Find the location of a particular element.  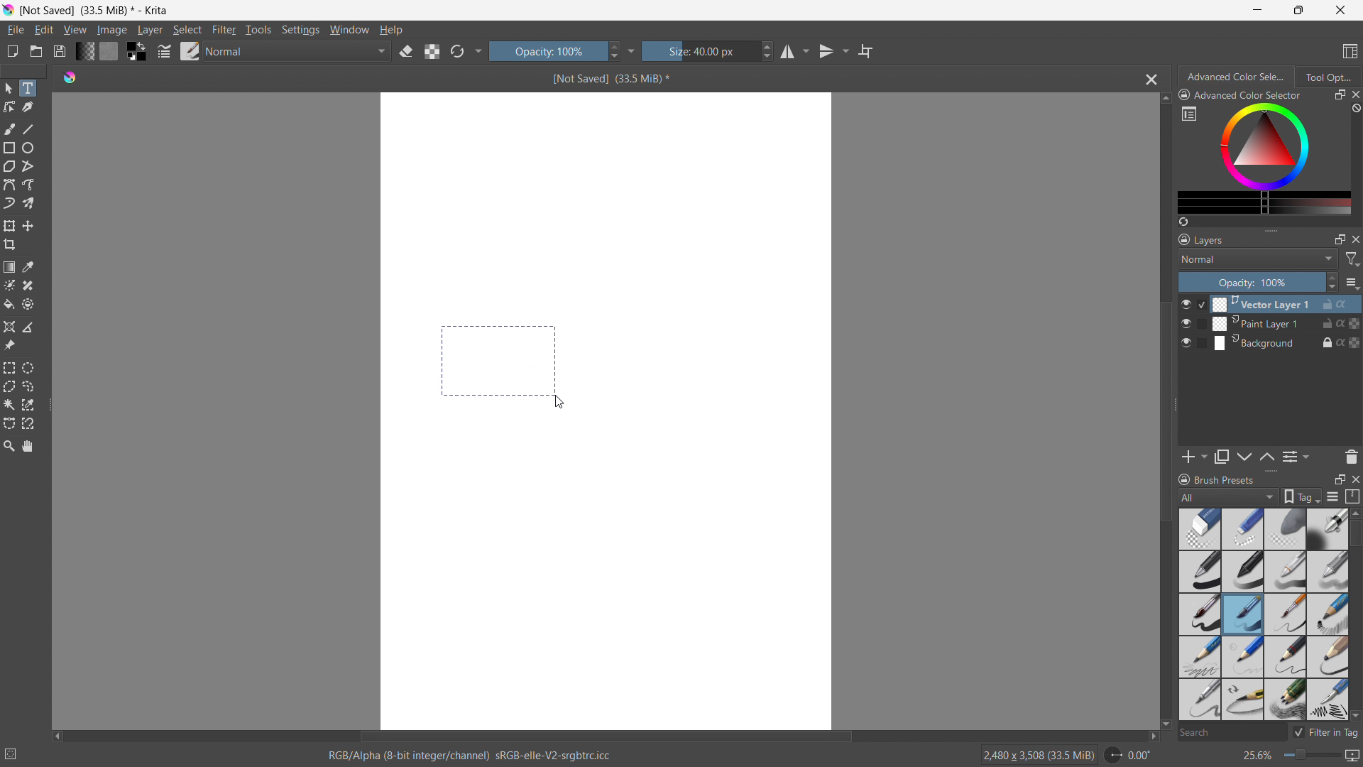

select shapes tool is located at coordinates (8, 88).